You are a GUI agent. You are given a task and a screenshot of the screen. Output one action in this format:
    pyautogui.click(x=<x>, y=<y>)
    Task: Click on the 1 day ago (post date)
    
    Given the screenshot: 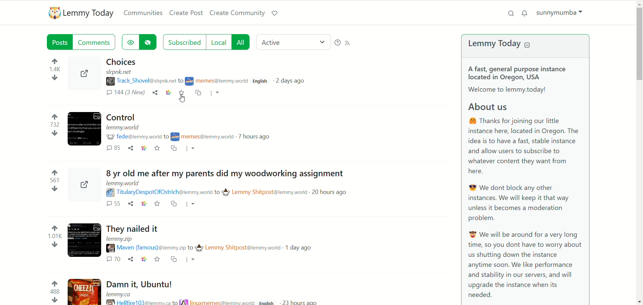 What is the action you would take?
    pyautogui.click(x=301, y=248)
    